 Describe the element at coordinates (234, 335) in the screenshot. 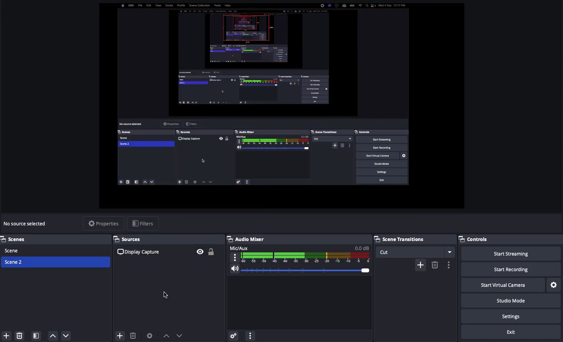

I see `Advanced audio properties` at that location.